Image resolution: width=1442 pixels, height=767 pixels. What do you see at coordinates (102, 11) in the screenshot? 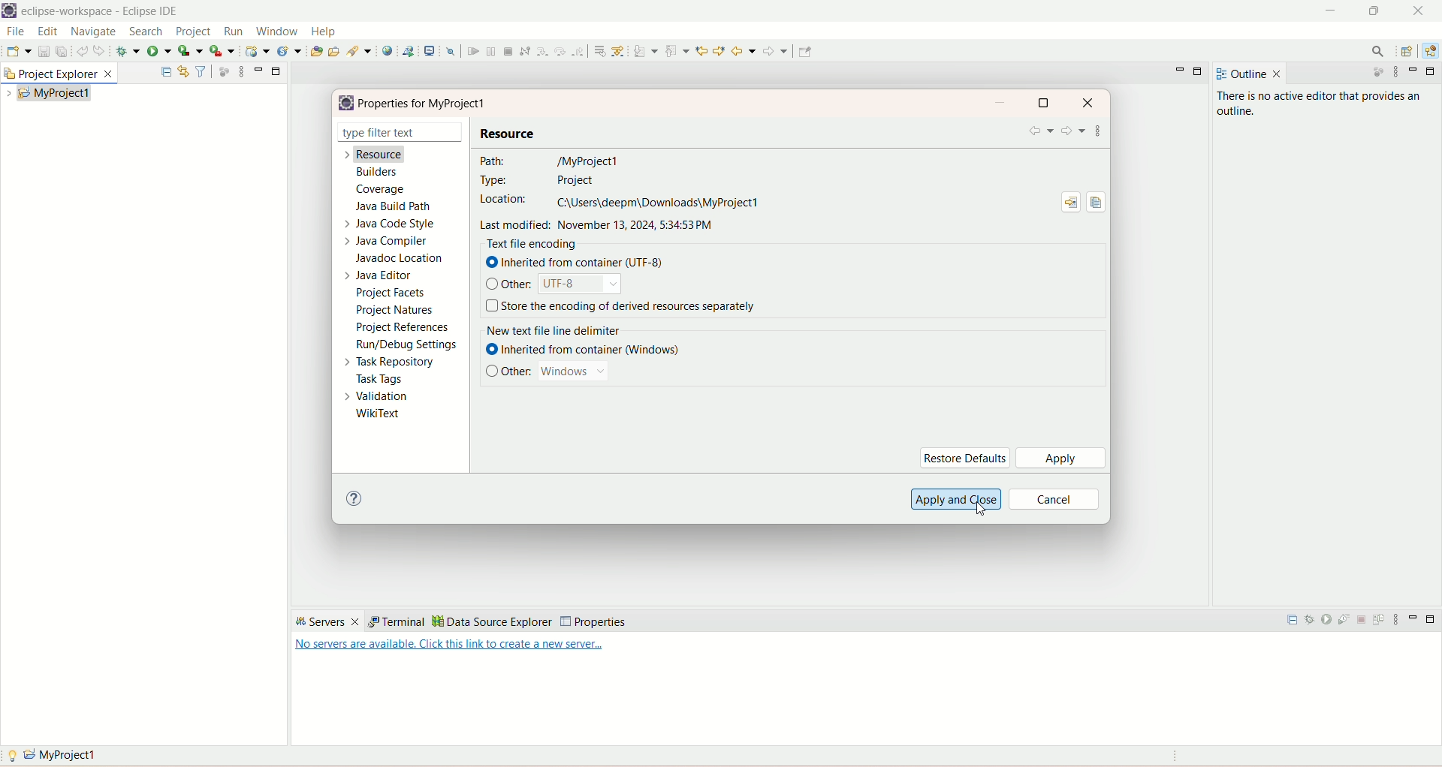
I see `eclipse-workspace-Eclipse IDE` at bounding box center [102, 11].